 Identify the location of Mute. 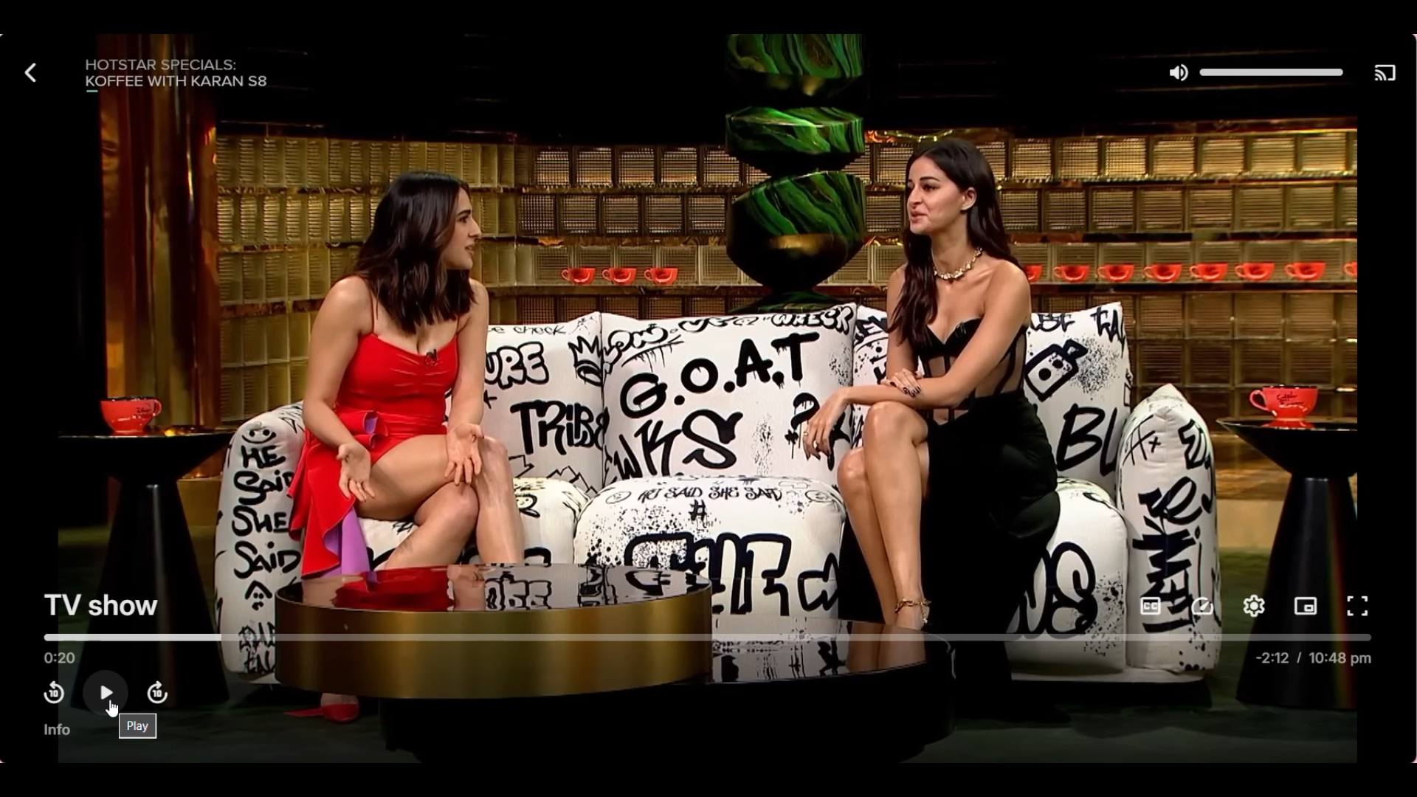
(1179, 73).